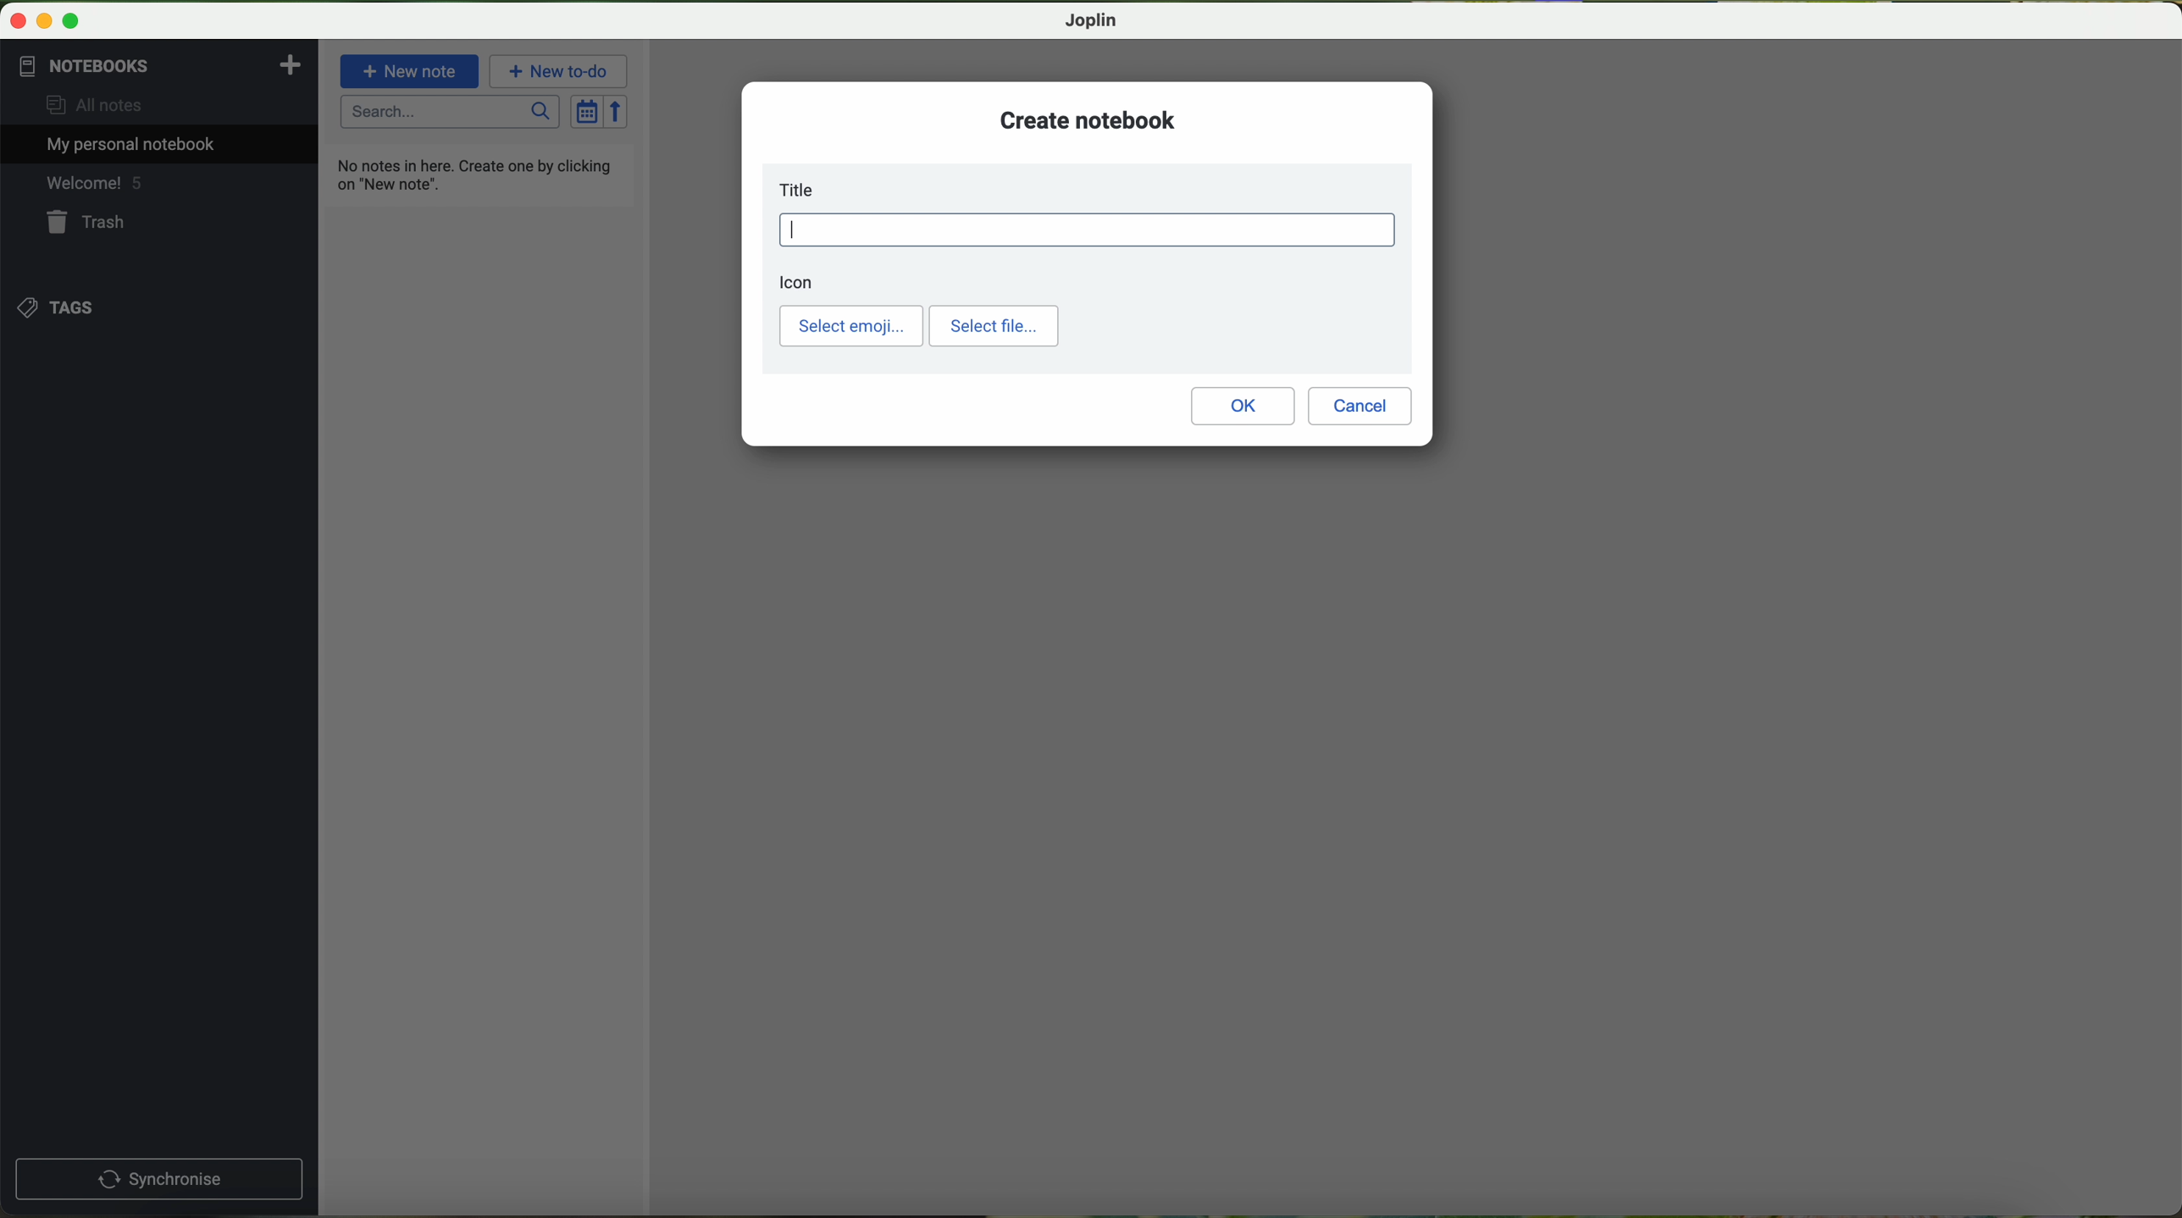  I want to click on icon, so click(797, 282).